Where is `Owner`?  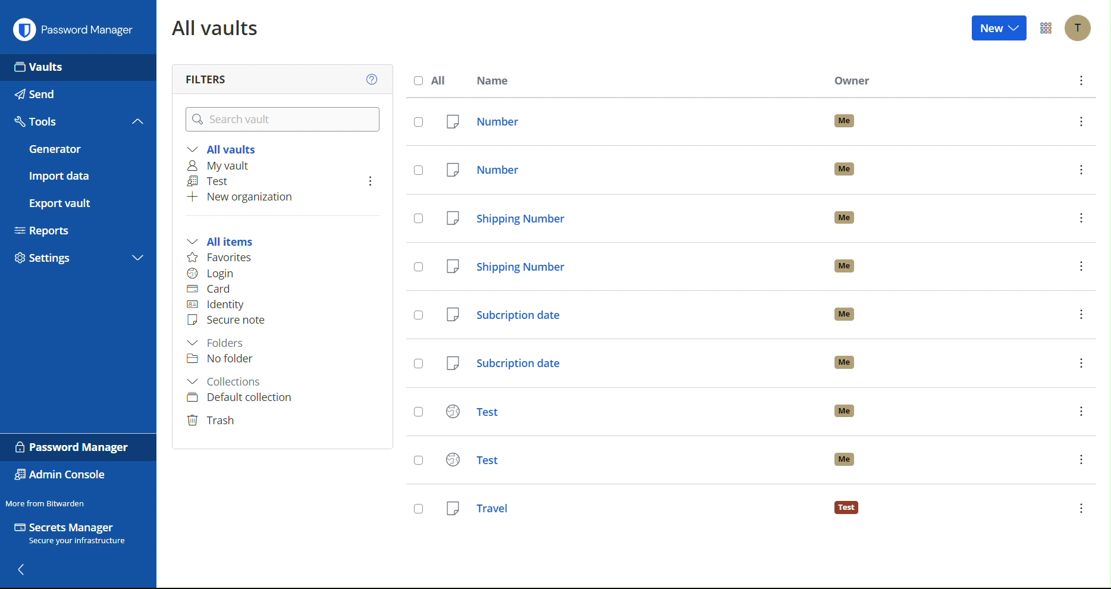 Owner is located at coordinates (852, 81).